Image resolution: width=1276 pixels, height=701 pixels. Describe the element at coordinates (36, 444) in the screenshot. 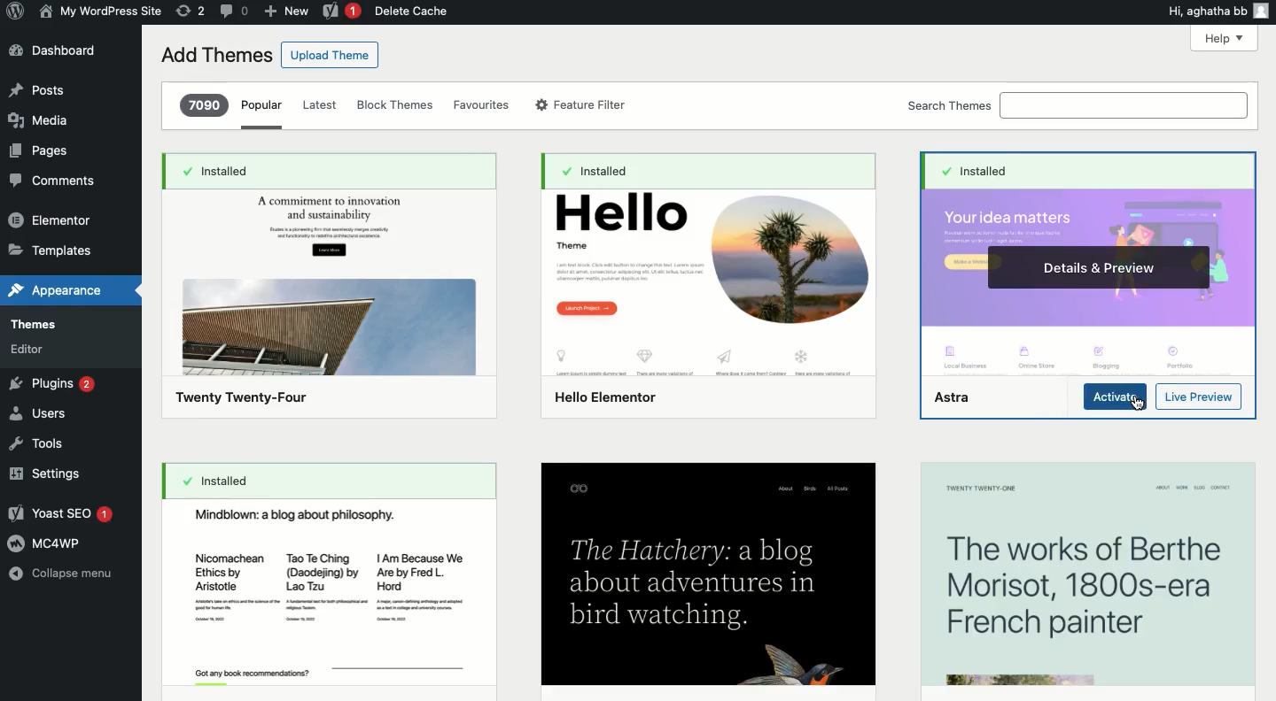

I see `Tools` at that location.